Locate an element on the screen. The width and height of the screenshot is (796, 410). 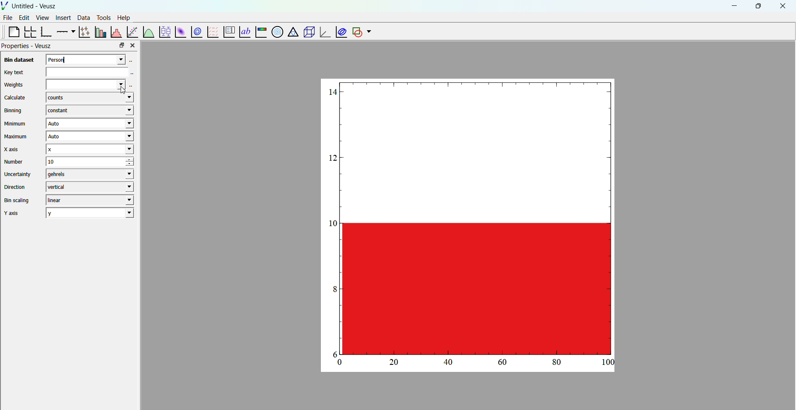
Y axis is located at coordinates (15, 213).